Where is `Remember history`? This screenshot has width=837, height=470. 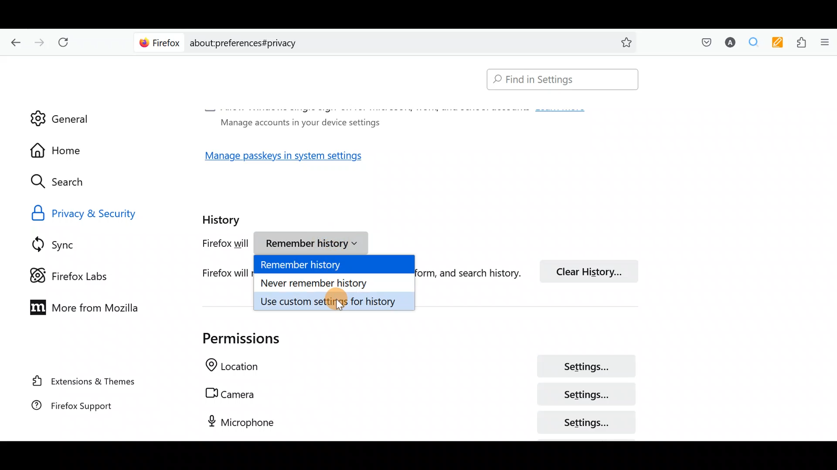
Remember history is located at coordinates (336, 265).